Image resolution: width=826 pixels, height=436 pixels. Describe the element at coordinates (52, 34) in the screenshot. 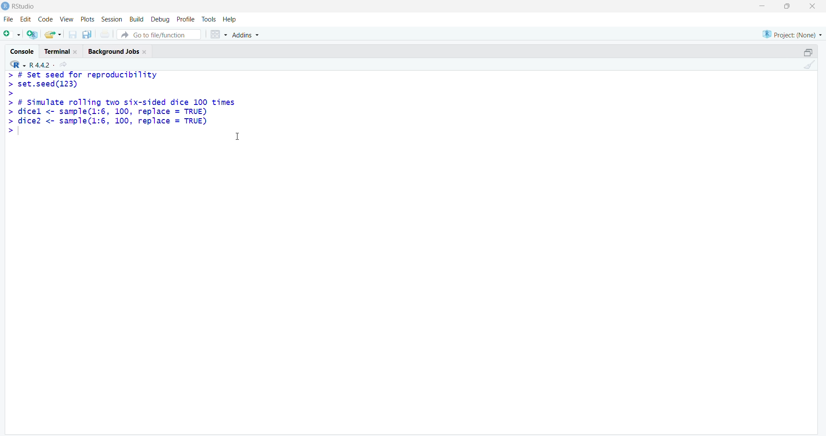

I see `share folder as` at that location.